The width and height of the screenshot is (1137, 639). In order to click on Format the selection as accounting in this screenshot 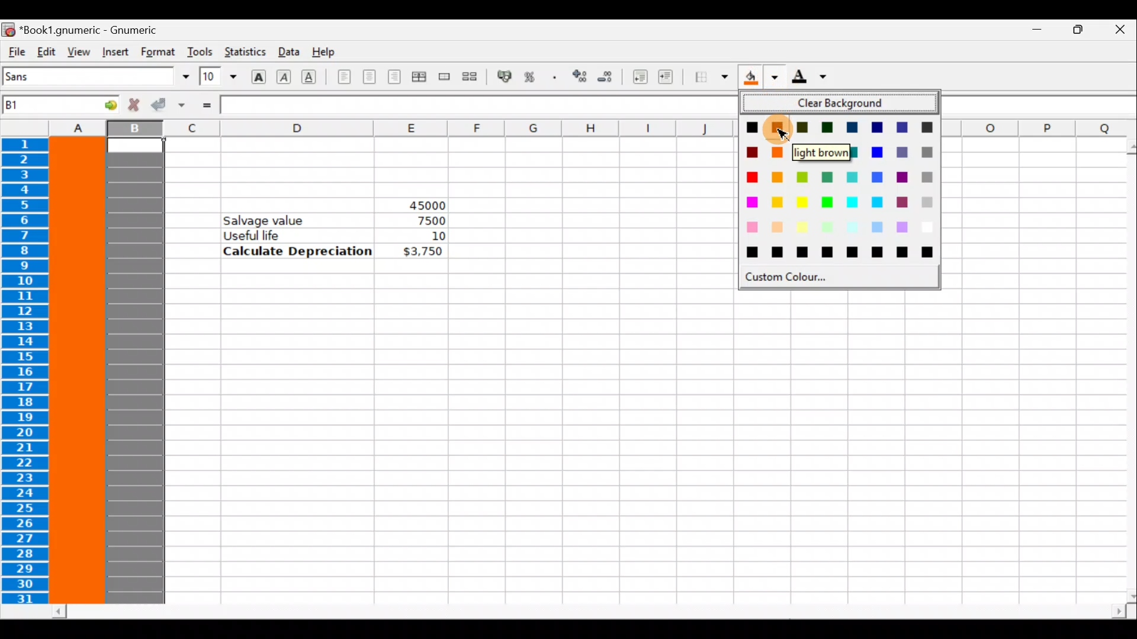, I will do `click(505, 78)`.